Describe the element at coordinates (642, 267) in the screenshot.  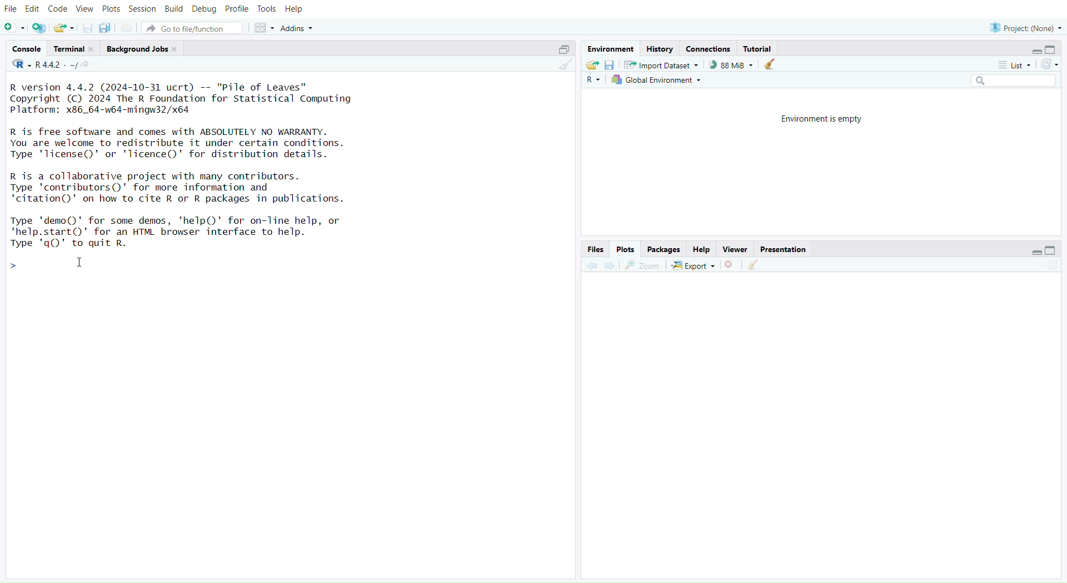
I see `zoom` at that location.